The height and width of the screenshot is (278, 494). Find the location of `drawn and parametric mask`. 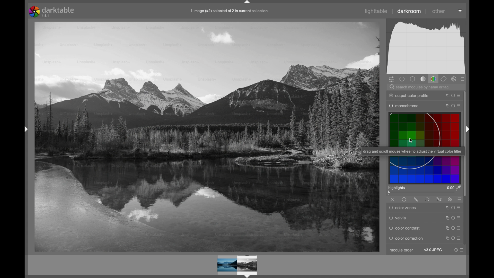

drawn and parametric mask is located at coordinates (439, 199).